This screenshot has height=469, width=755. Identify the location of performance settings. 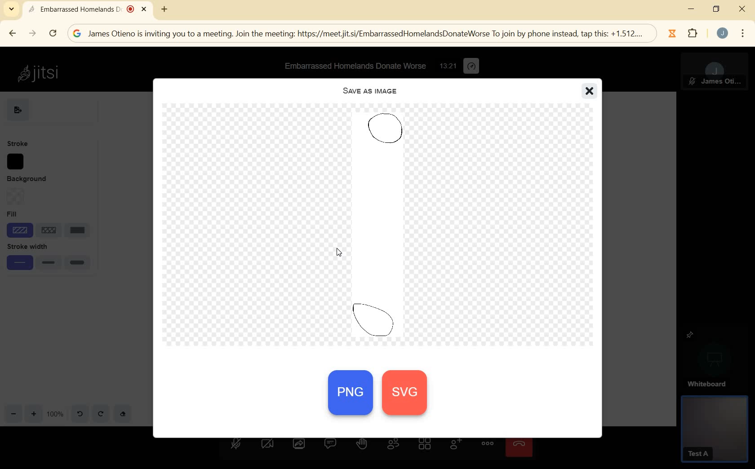
(471, 66).